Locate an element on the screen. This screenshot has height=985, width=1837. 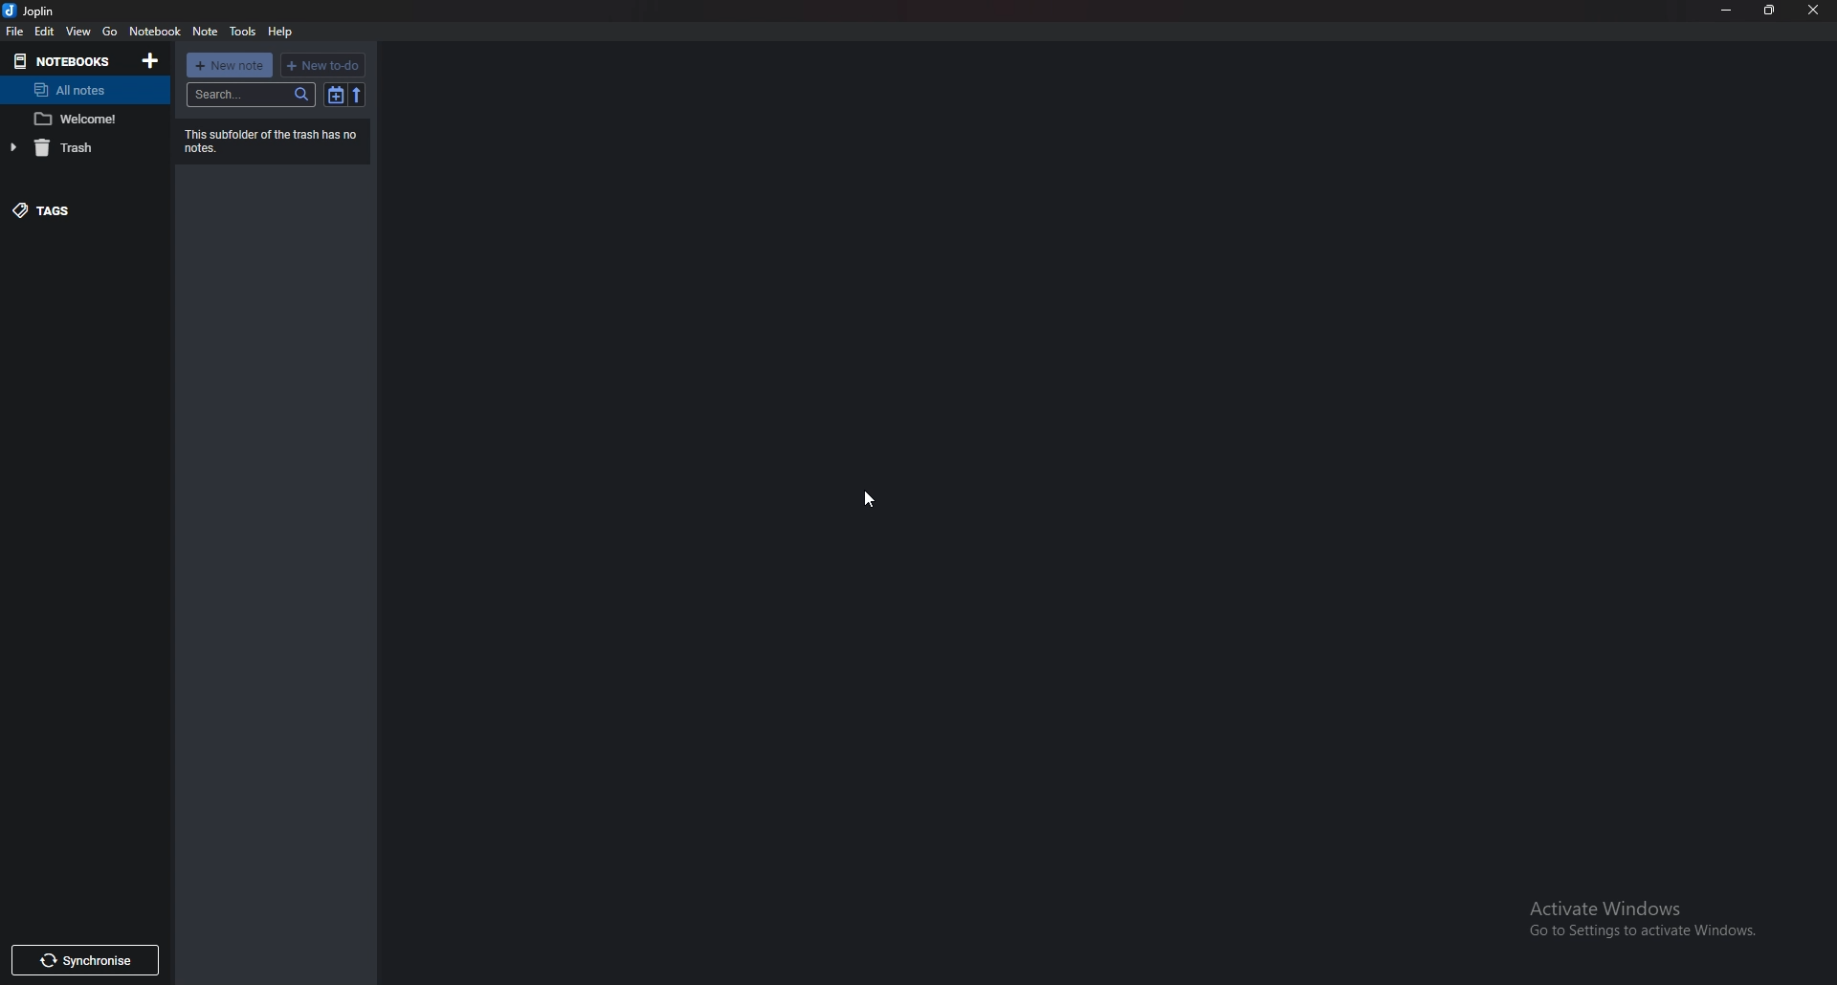
edit is located at coordinates (45, 32).